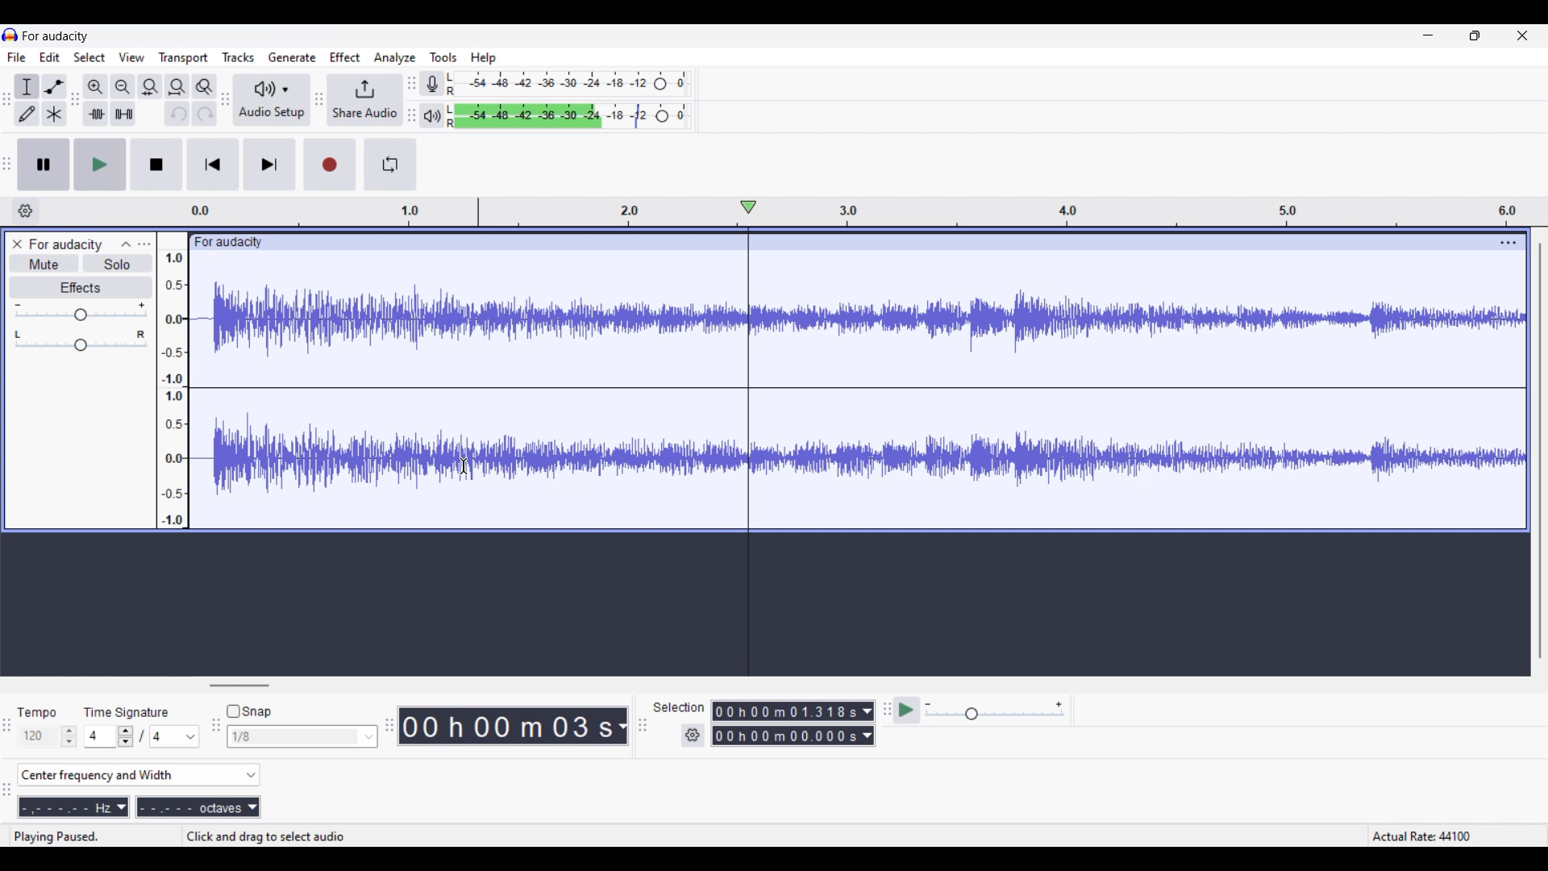 This screenshot has width=1548, height=871. What do you see at coordinates (566, 116) in the screenshot?
I see `Playback level` at bounding box center [566, 116].